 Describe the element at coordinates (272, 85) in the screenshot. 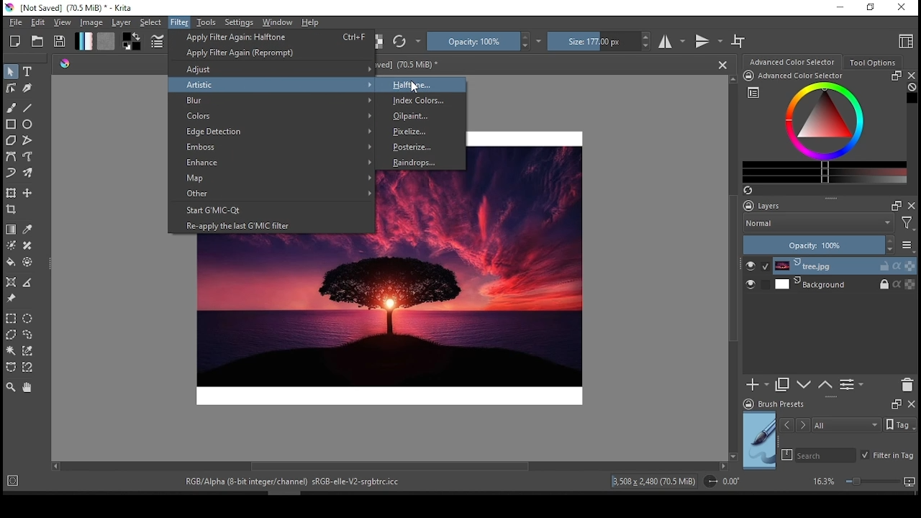

I see `artistic` at that location.